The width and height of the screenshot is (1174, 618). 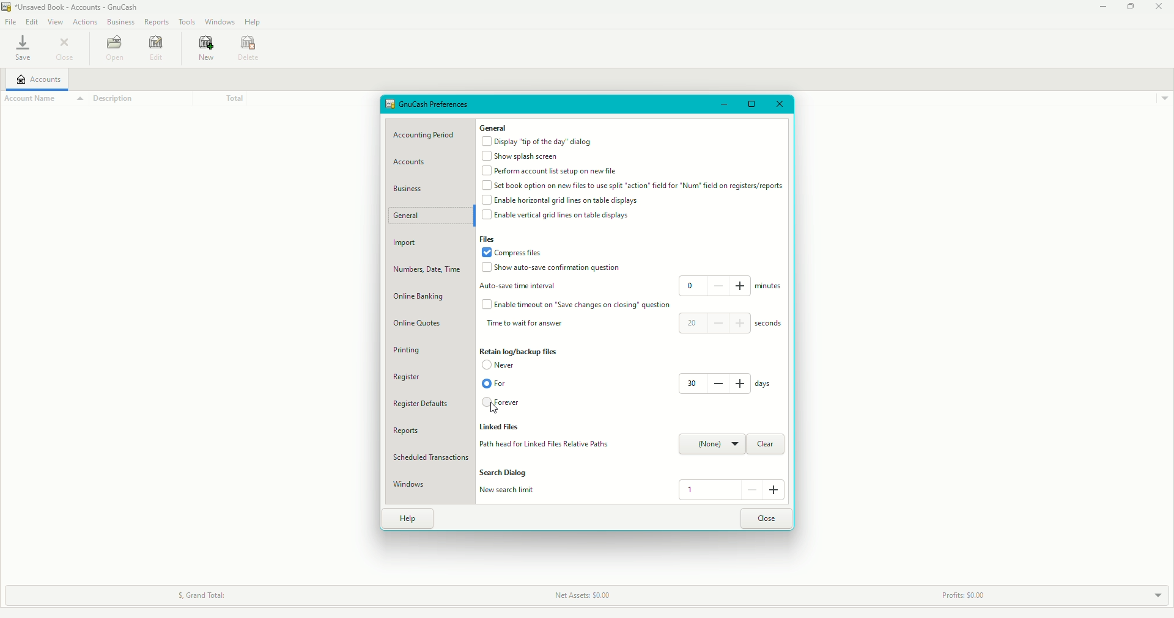 I want to click on Restore, so click(x=750, y=104).